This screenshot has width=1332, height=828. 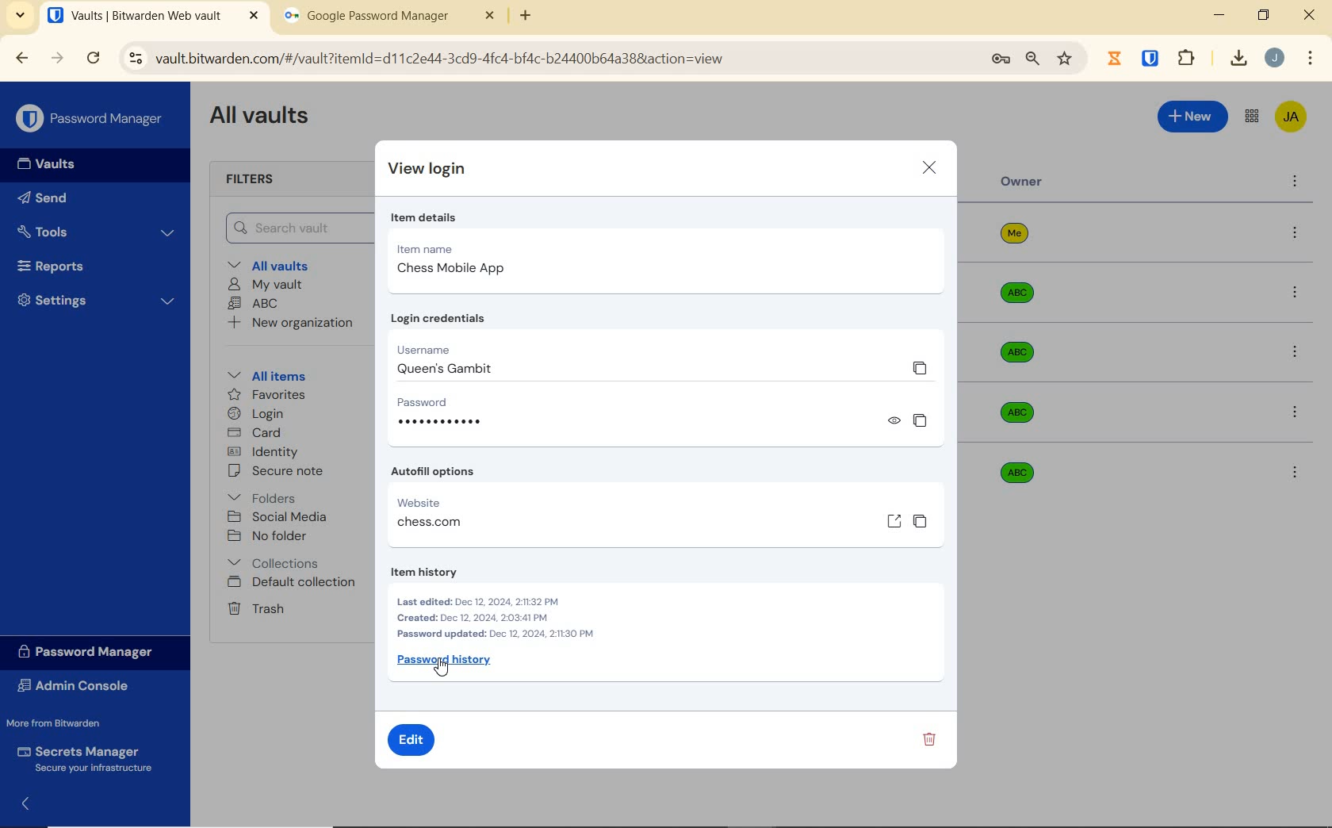 I want to click on Tools, so click(x=99, y=233).